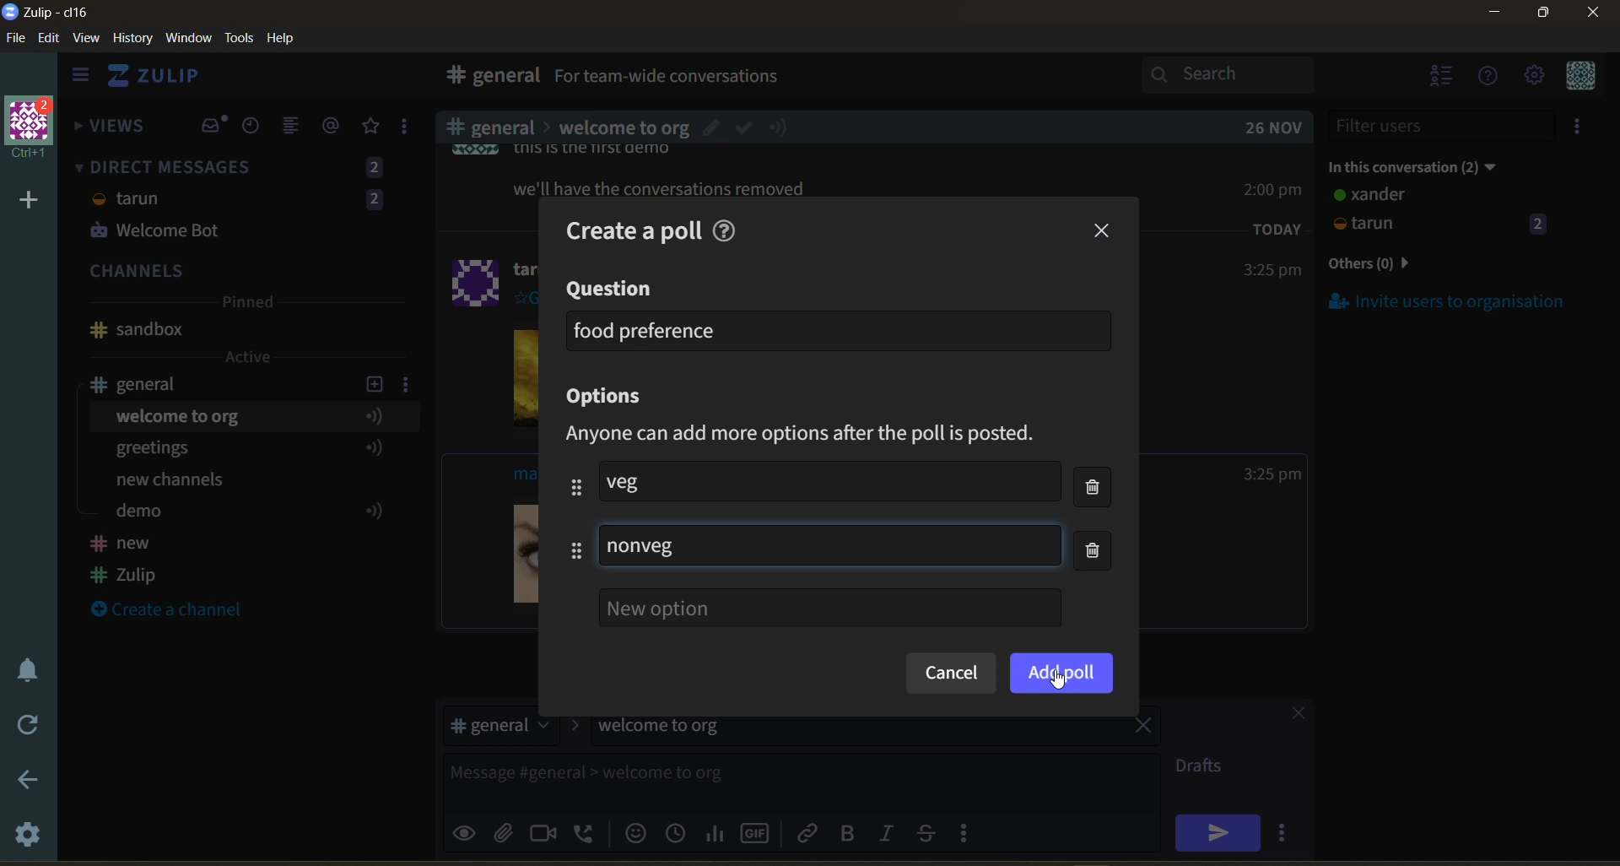 Image resolution: width=1620 pixels, height=866 pixels. Describe the element at coordinates (970, 832) in the screenshot. I see `compose actions` at that location.